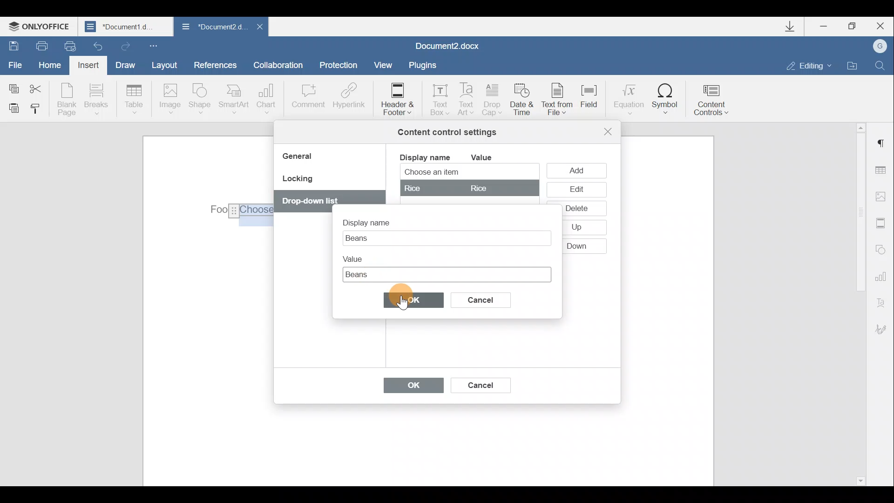 Image resolution: width=894 pixels, height=503 pixels. Describe the element at coordinates (397, 98) in the screenshot. I see `Header & footer` at that location.